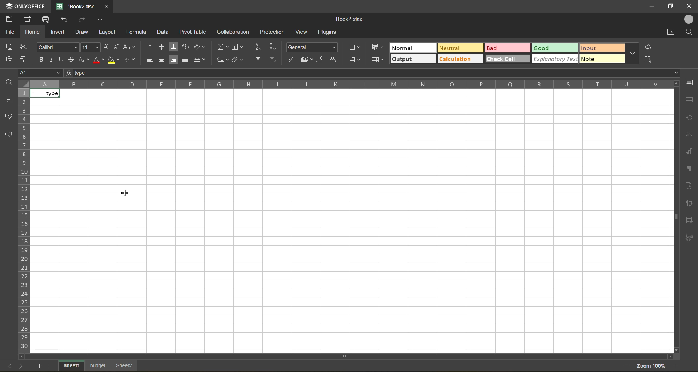  Describe the element at coordinates (10, 32) in the screenshot. I see `file` at that location.